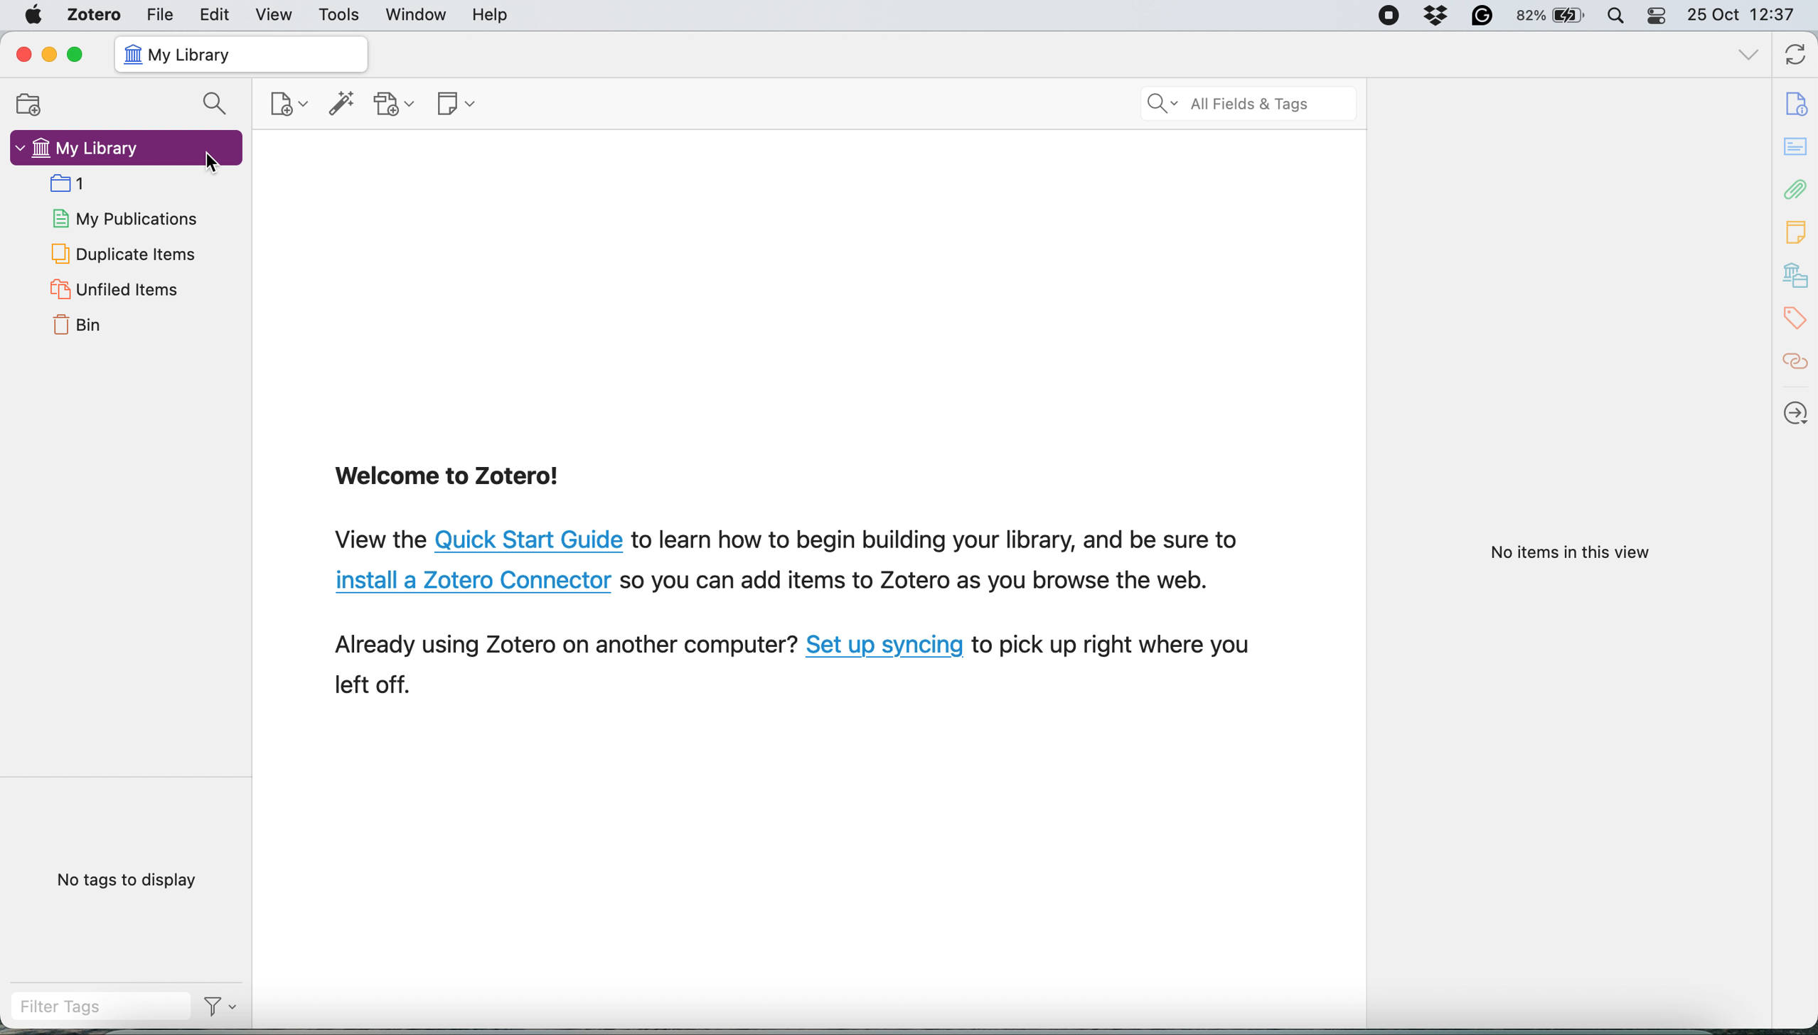 This screenshot has width=1818, height=1035. I want to click on Screen Recorder, so click(1386, 15).